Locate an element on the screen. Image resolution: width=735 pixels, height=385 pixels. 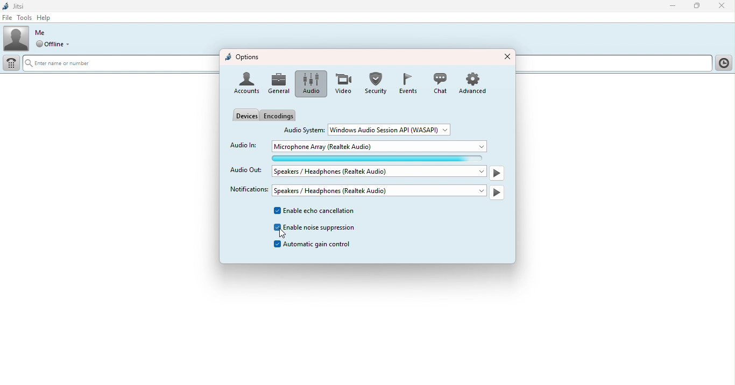
enter name or number is located at coordinates (613, 64).